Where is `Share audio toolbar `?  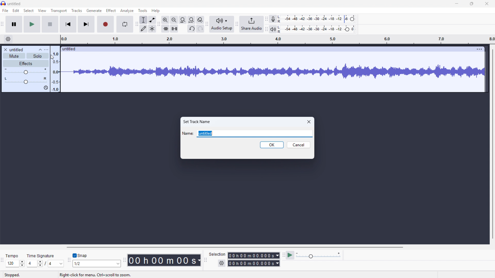 Share audio toolbar  is located at coordinates (236, 25).